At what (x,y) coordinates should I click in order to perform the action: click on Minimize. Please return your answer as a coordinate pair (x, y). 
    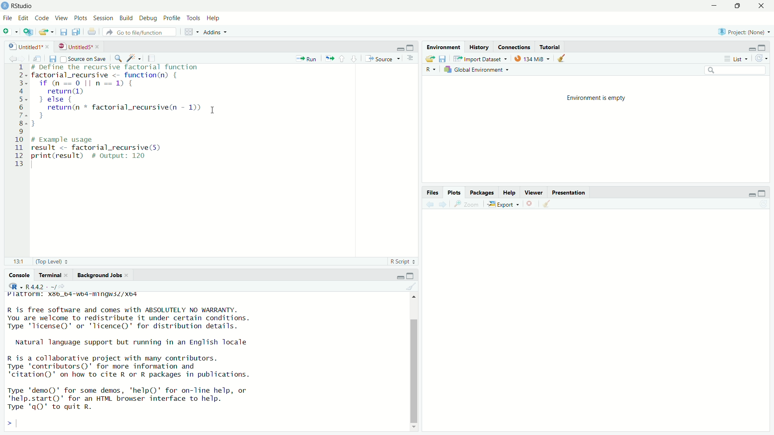
    Looking at the image, I should click on (751, 49).